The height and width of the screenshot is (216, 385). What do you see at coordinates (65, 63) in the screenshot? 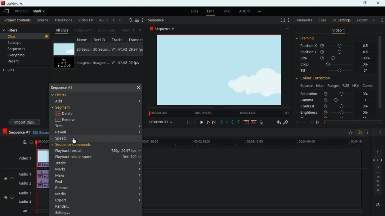
I see `video` at bounding box center [65, 63].